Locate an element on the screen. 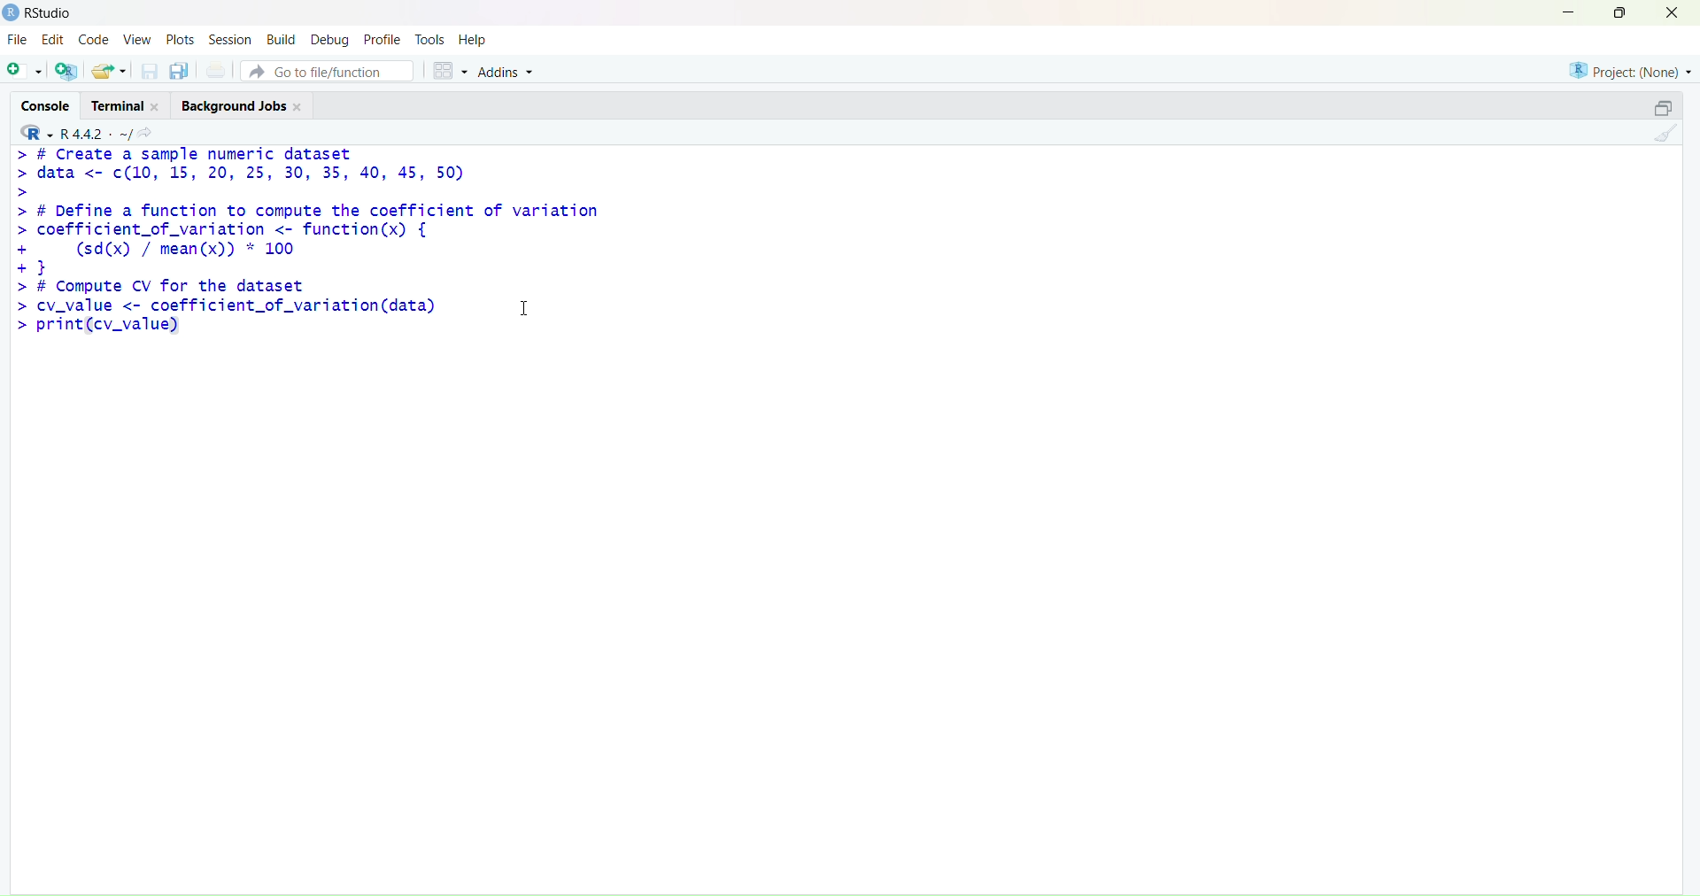  cursor is located at coordinates (524, 307).